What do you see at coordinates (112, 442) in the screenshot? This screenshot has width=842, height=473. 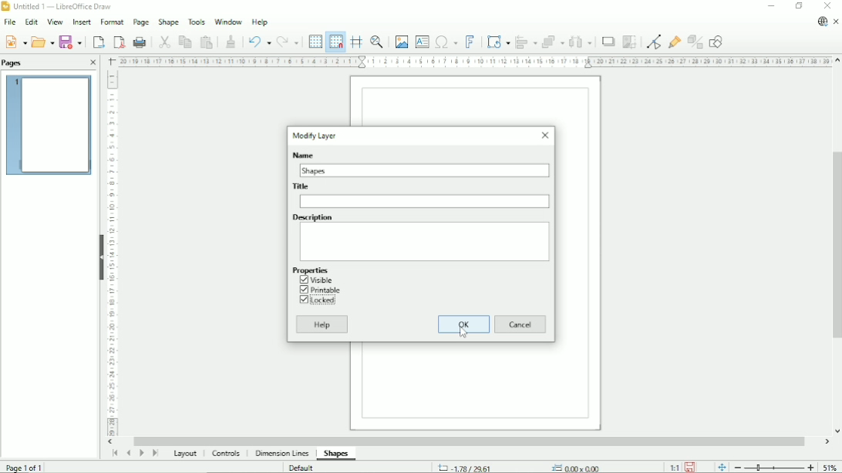 I see `Horizontal scroll button` at bounding box center [112, 442].